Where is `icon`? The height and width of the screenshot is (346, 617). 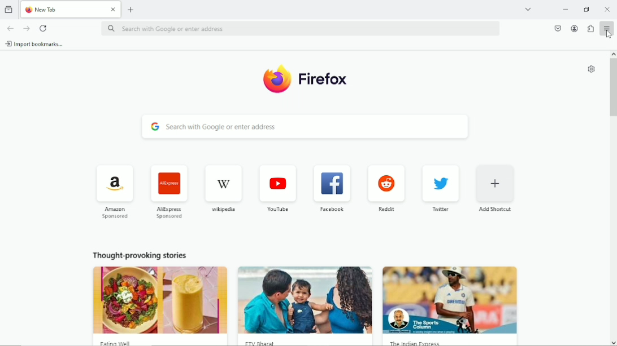 icon is located at coordinates (386, 183).